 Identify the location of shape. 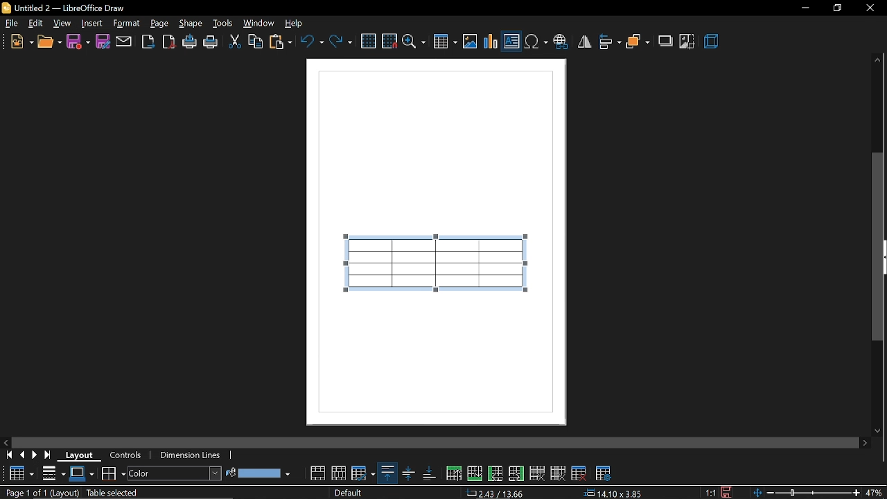
(191, 23).